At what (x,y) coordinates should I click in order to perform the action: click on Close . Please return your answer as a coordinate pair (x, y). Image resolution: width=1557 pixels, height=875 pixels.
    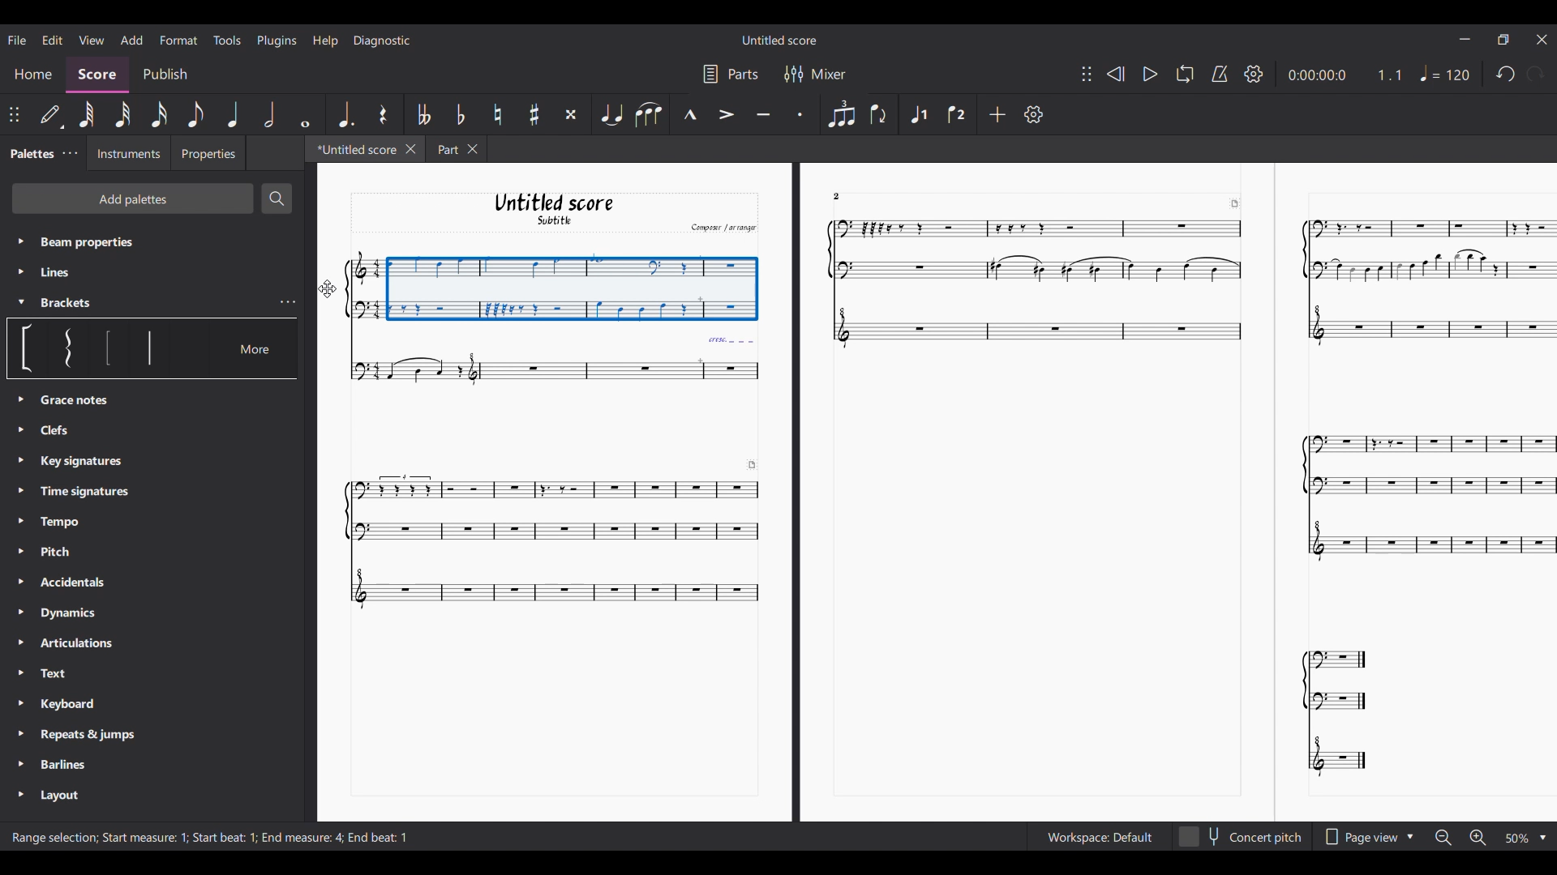
    Looking at the image, I should click on (1542, 39).